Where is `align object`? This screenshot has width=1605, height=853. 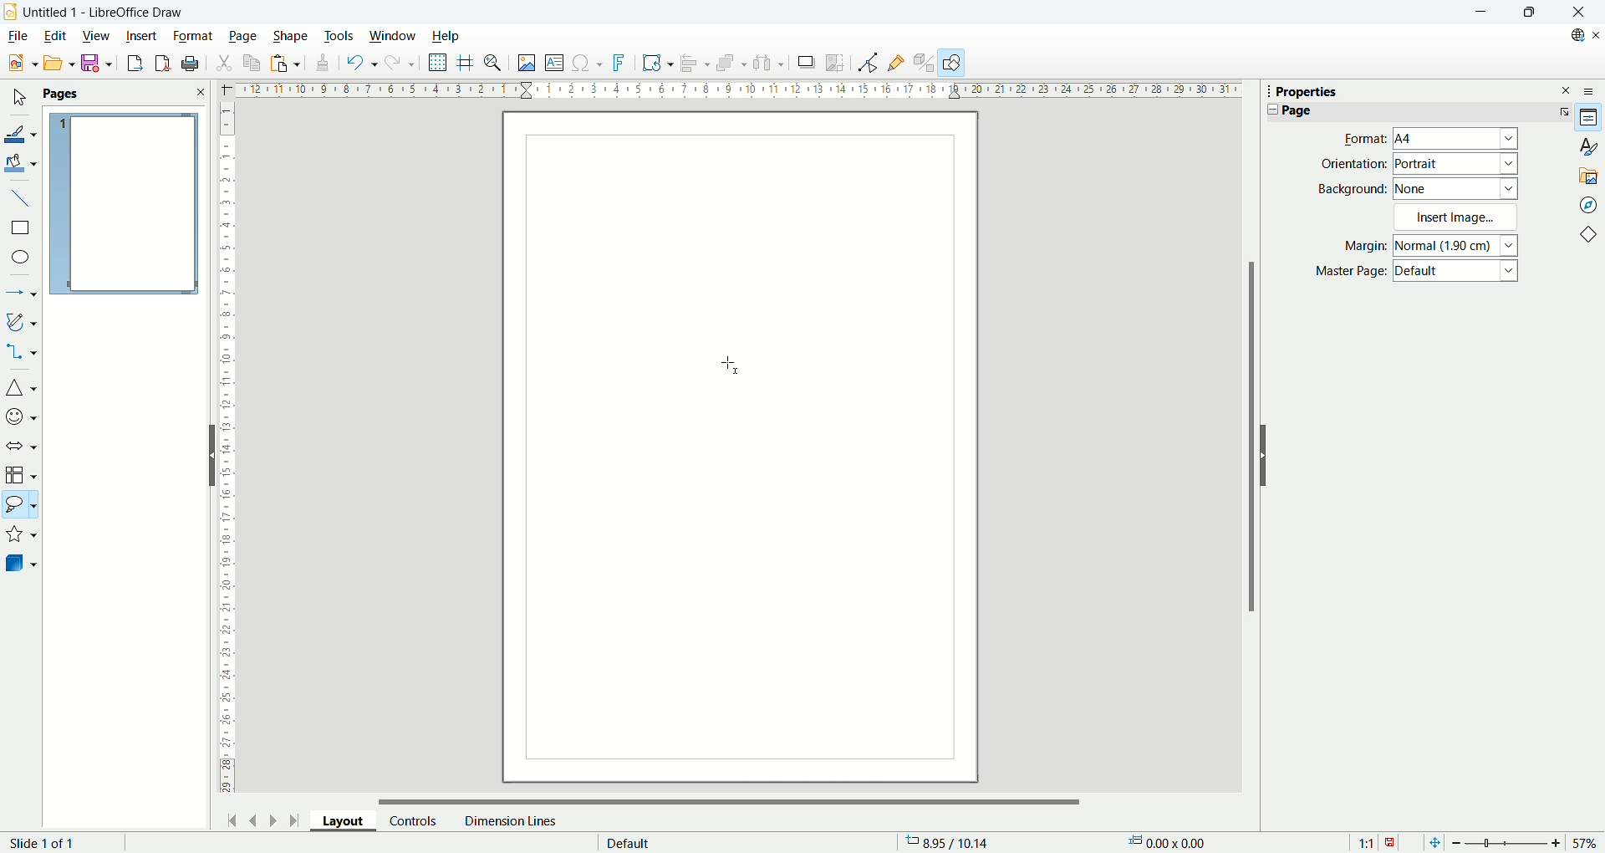 align object is located at coordinates (699, 64).